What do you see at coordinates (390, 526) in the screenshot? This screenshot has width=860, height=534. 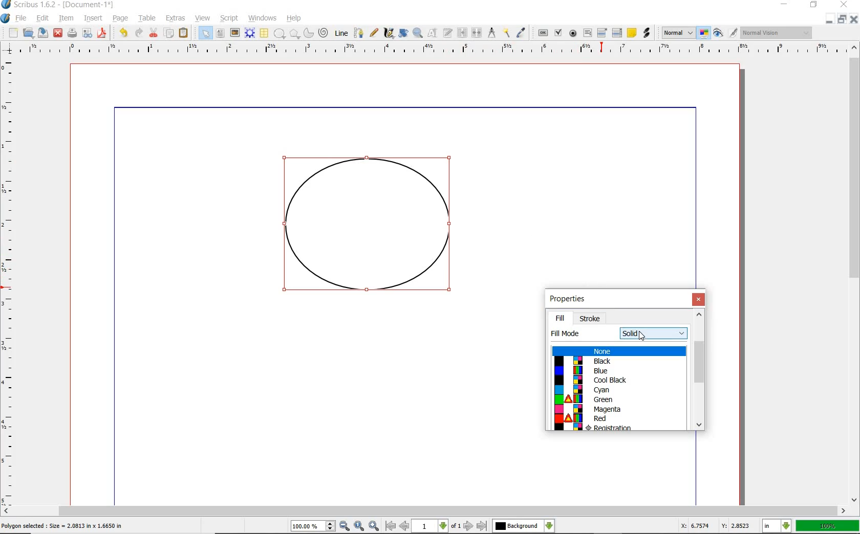 I see `first` at bounding box center [390, 526].